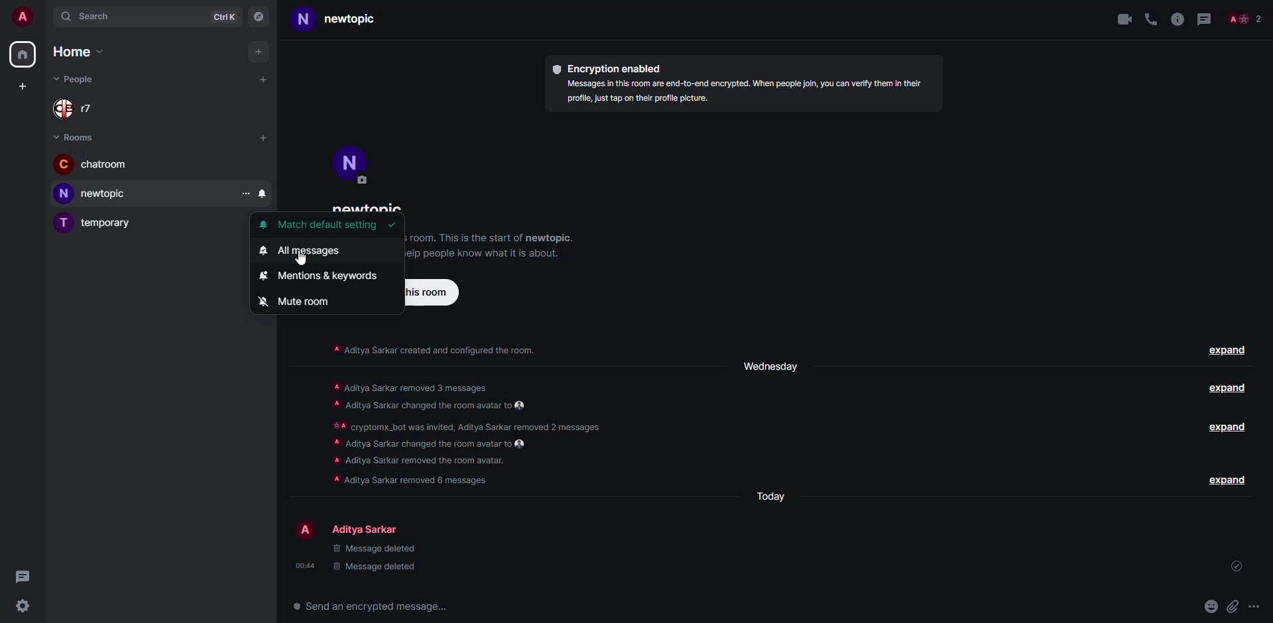  Describe the element at coordinates (460, 433) in the screenshot. I see `info` at that location.